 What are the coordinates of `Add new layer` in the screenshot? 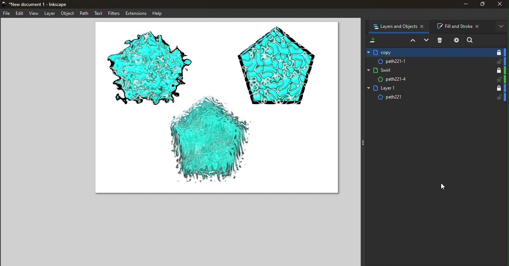 It's located at (372, 40).